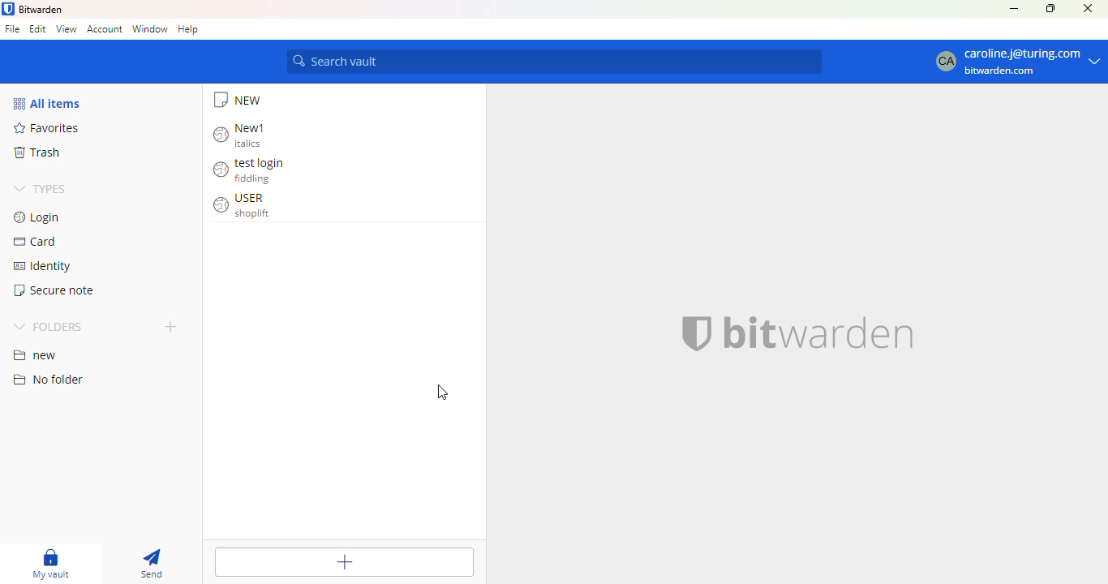 The height and width of the screenshot is (584, 1108). What do you see at coordinates (49, 563) in the screenshot?
I see `my vault` at bounding box center [49, 563].